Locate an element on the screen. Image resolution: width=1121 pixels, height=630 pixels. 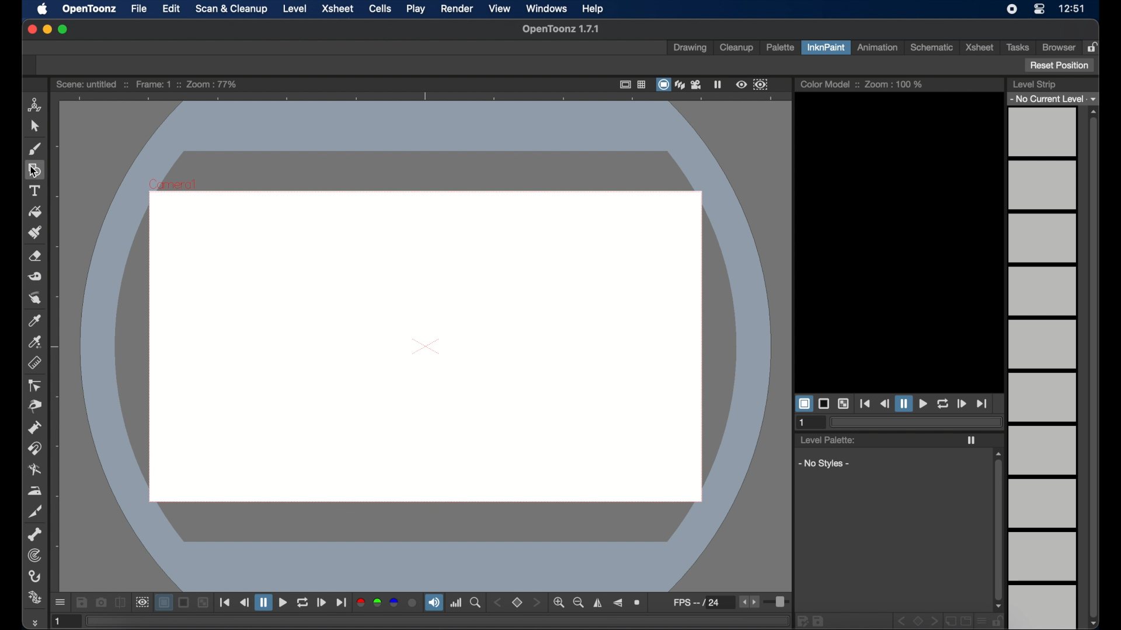
jump to start is located at coordinates (865, 404).